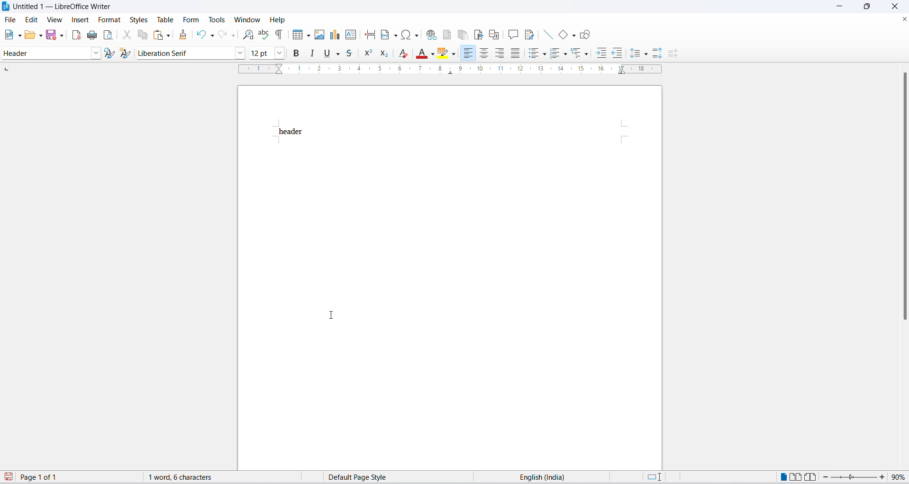 The width and height of the screenshot is (909, 484). What do you see at coordinates (137, 18) in the screenshot?
I see `styles` at bounding box center [137, 18].